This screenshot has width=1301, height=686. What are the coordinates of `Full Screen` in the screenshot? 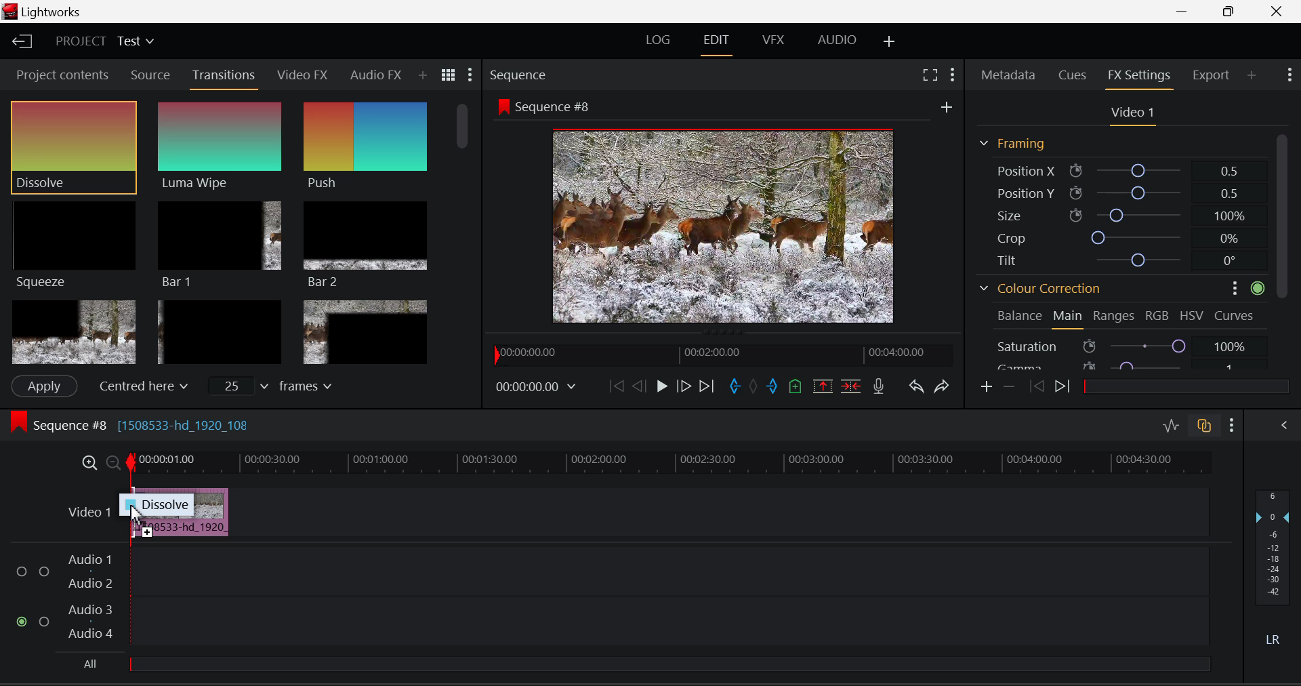 It's located at (930, 76).